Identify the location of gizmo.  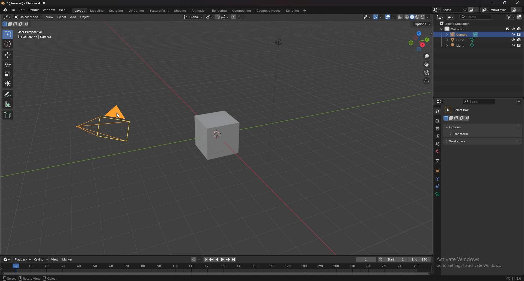
(378, 17).